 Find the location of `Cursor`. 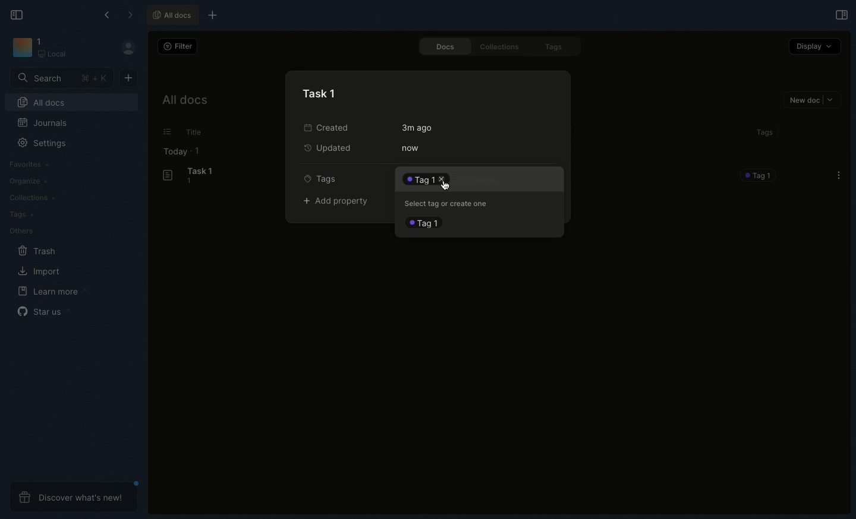

Cursor is located at coordinates (446, 184).